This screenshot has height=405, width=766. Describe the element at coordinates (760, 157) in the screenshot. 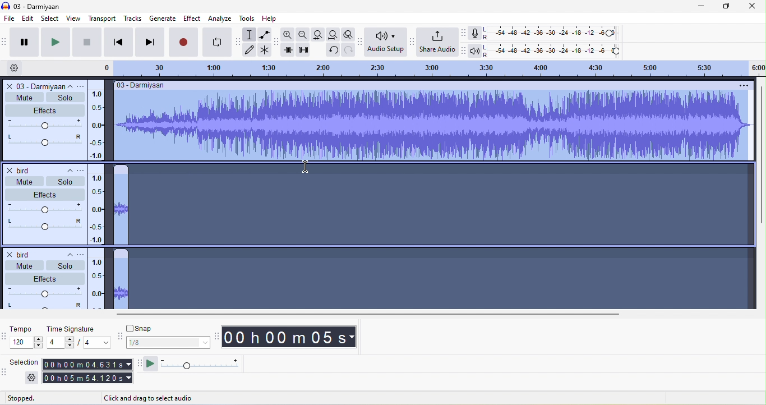

I see `vertical scroll bar` at that location.